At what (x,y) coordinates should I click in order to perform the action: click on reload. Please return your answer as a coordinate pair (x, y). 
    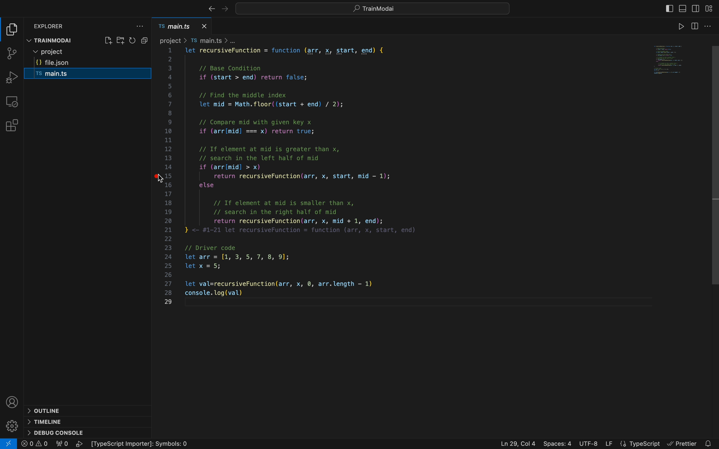
    Looking at the image, I should click on (133, 42).